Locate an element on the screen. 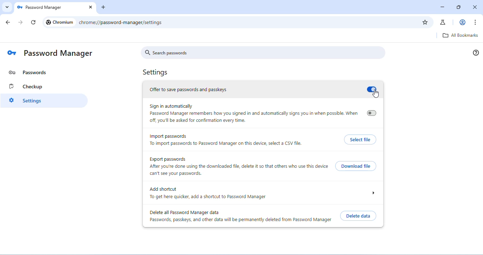 The image size is (483, 255). cursor is located at coordinates (376, 94).